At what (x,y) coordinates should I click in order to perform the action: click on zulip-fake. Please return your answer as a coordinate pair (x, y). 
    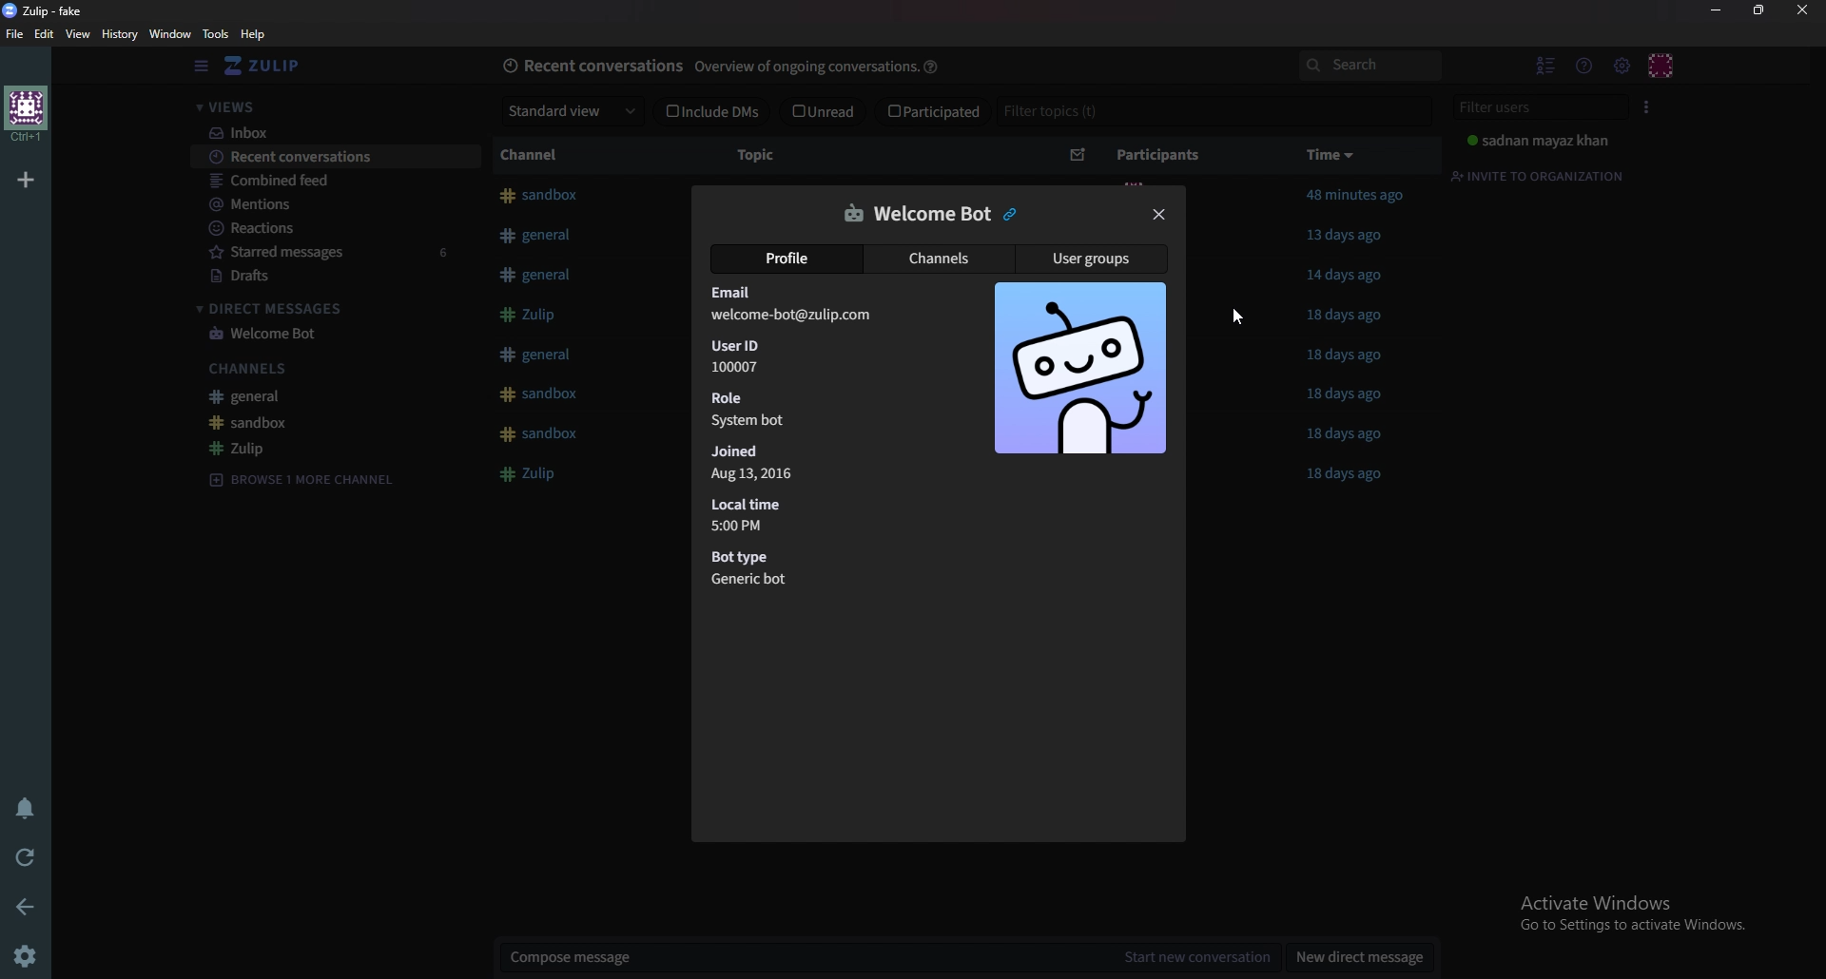
    Looking at the image, I should click on (47, 10).